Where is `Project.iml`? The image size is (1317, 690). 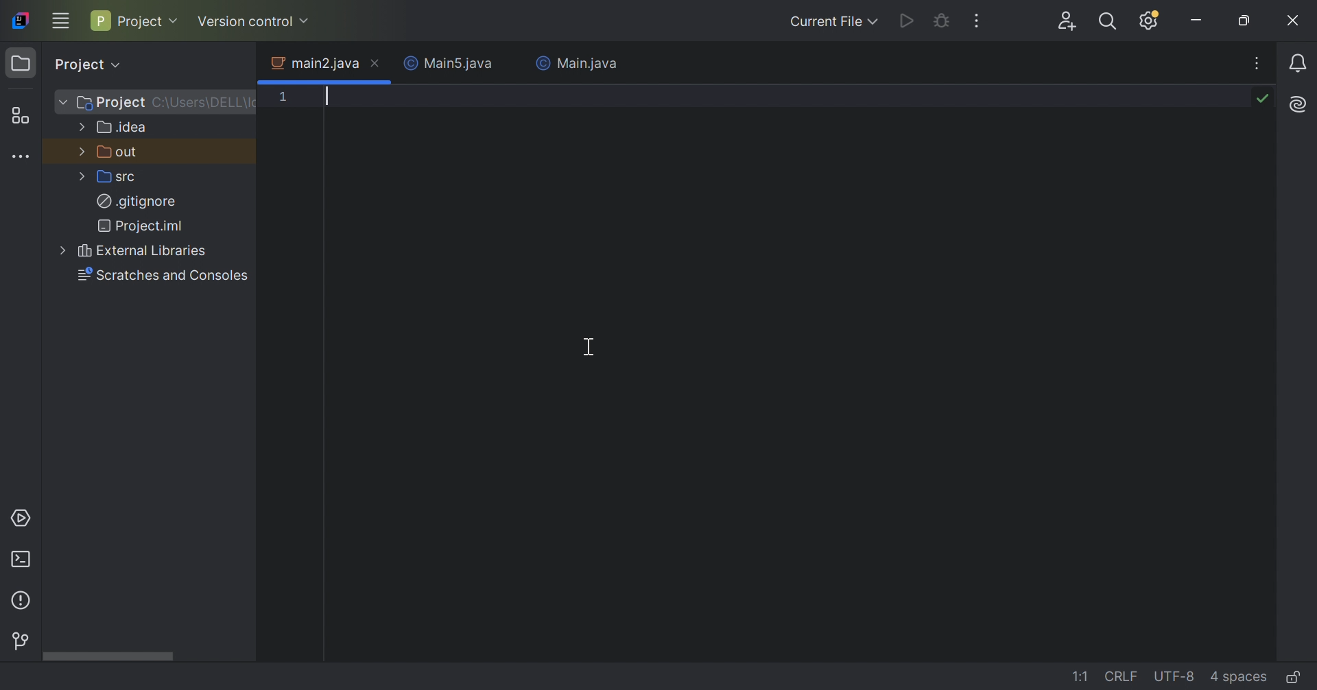
Project.iml is located at coordinates (142, 224).